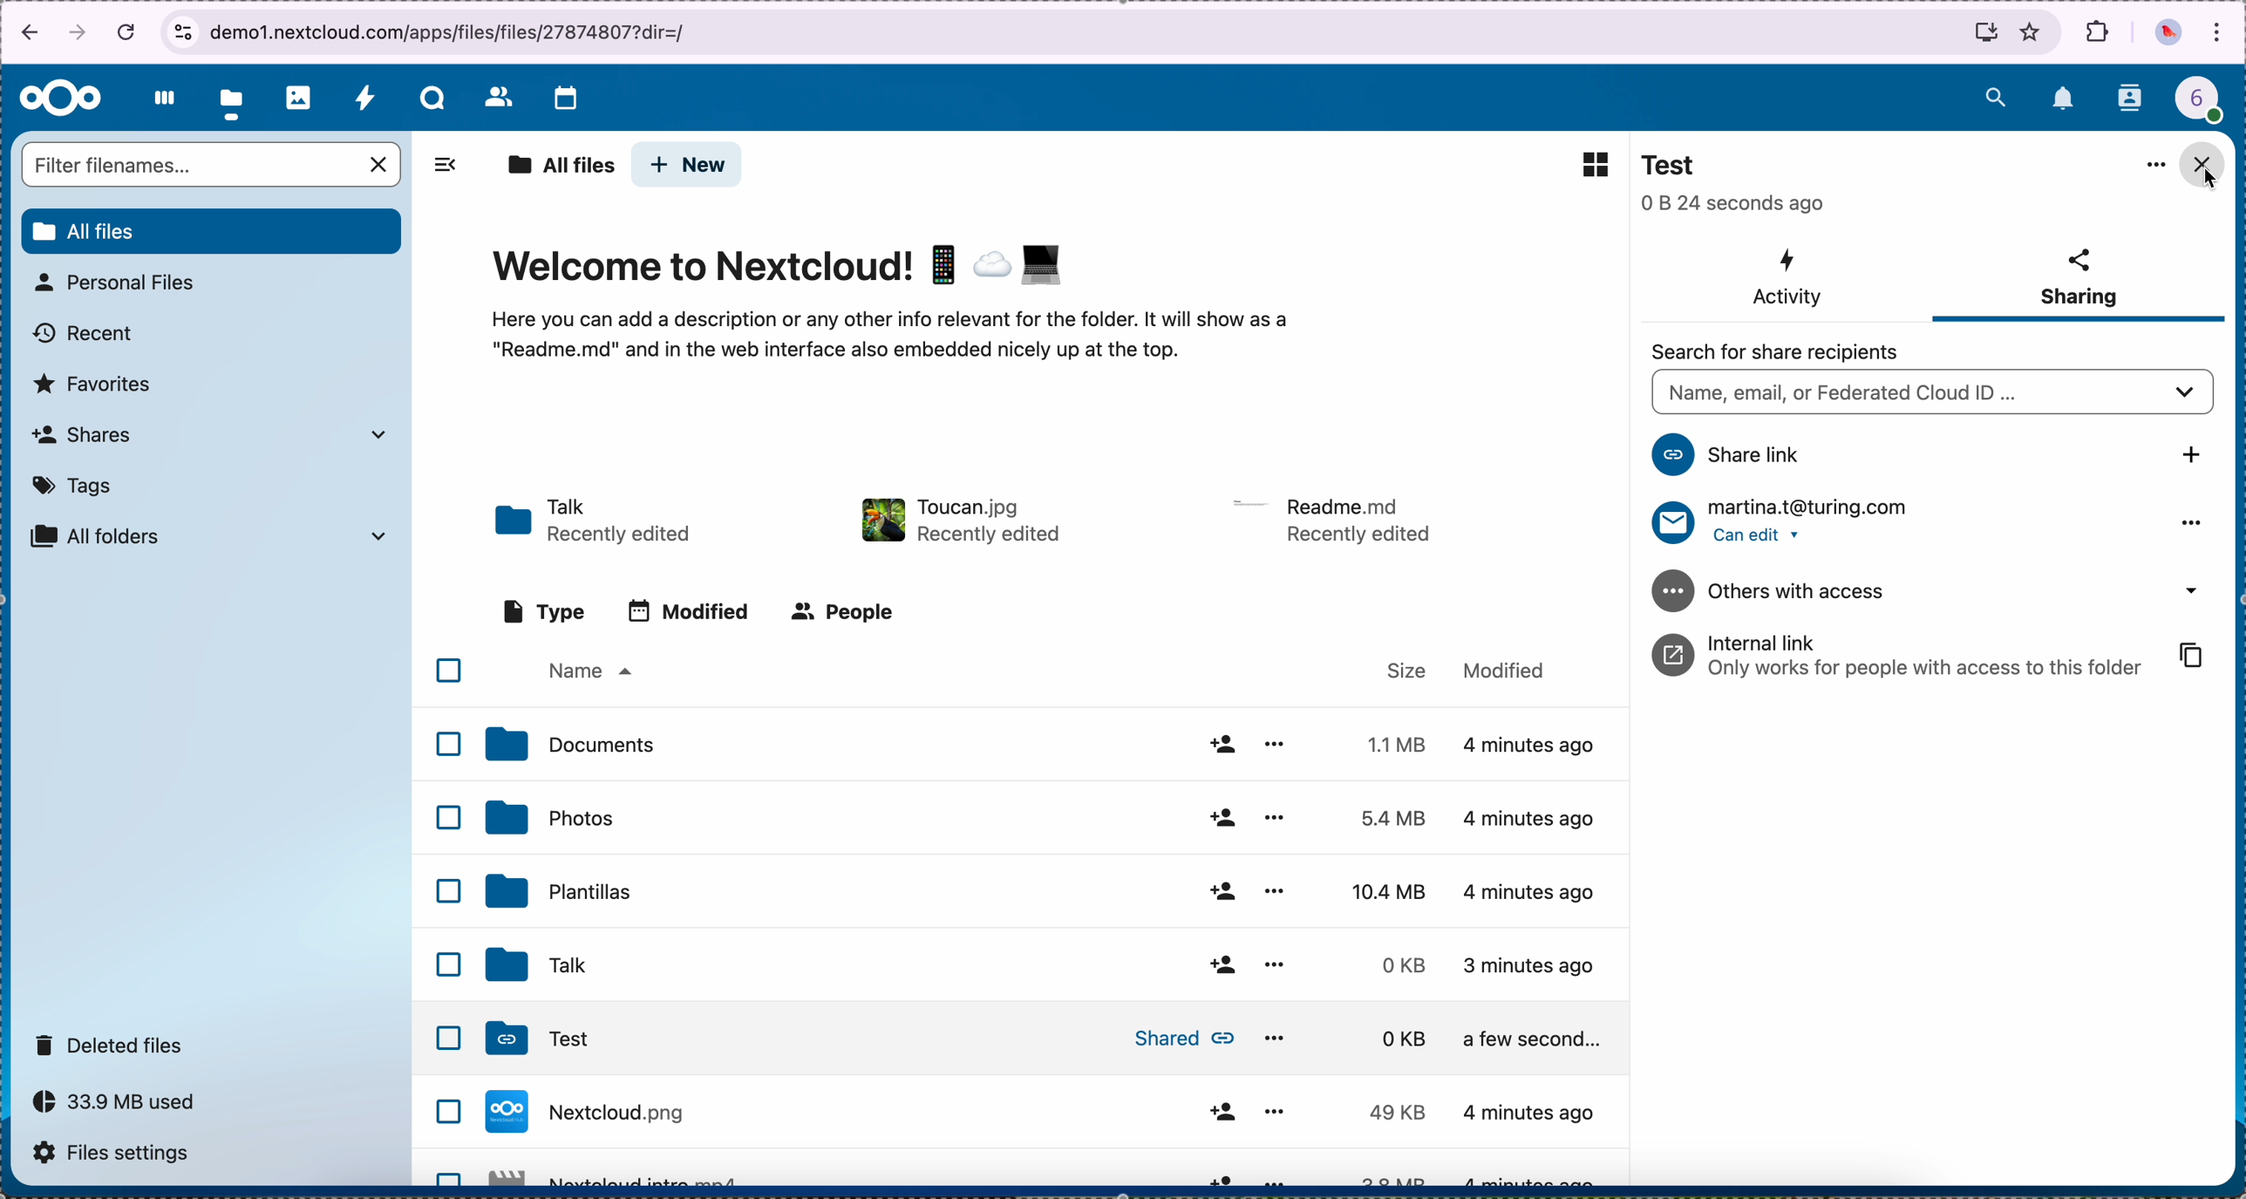  Describe the element at coordinates (1733, 204) in the screenshot. I see `seconds` at that location.